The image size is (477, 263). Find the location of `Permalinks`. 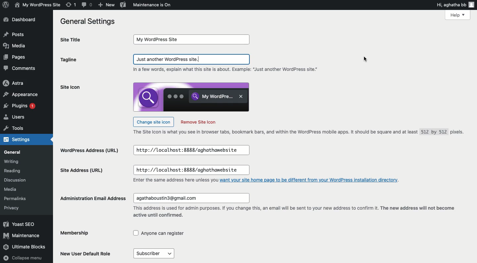

Permalinks is located at coordinates (17, 198).